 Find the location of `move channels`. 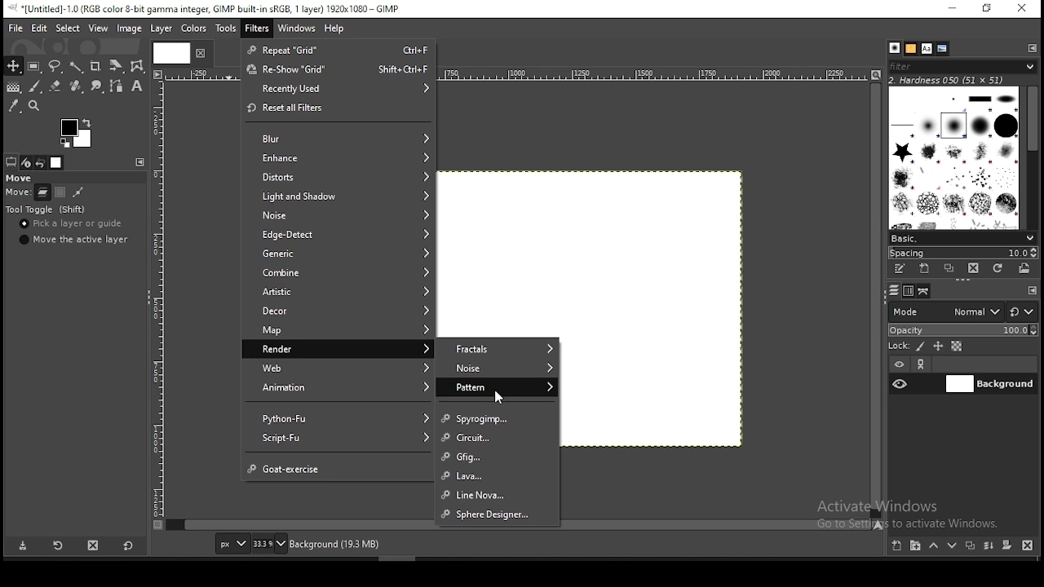

move channels is located at coordinates (61, 192).